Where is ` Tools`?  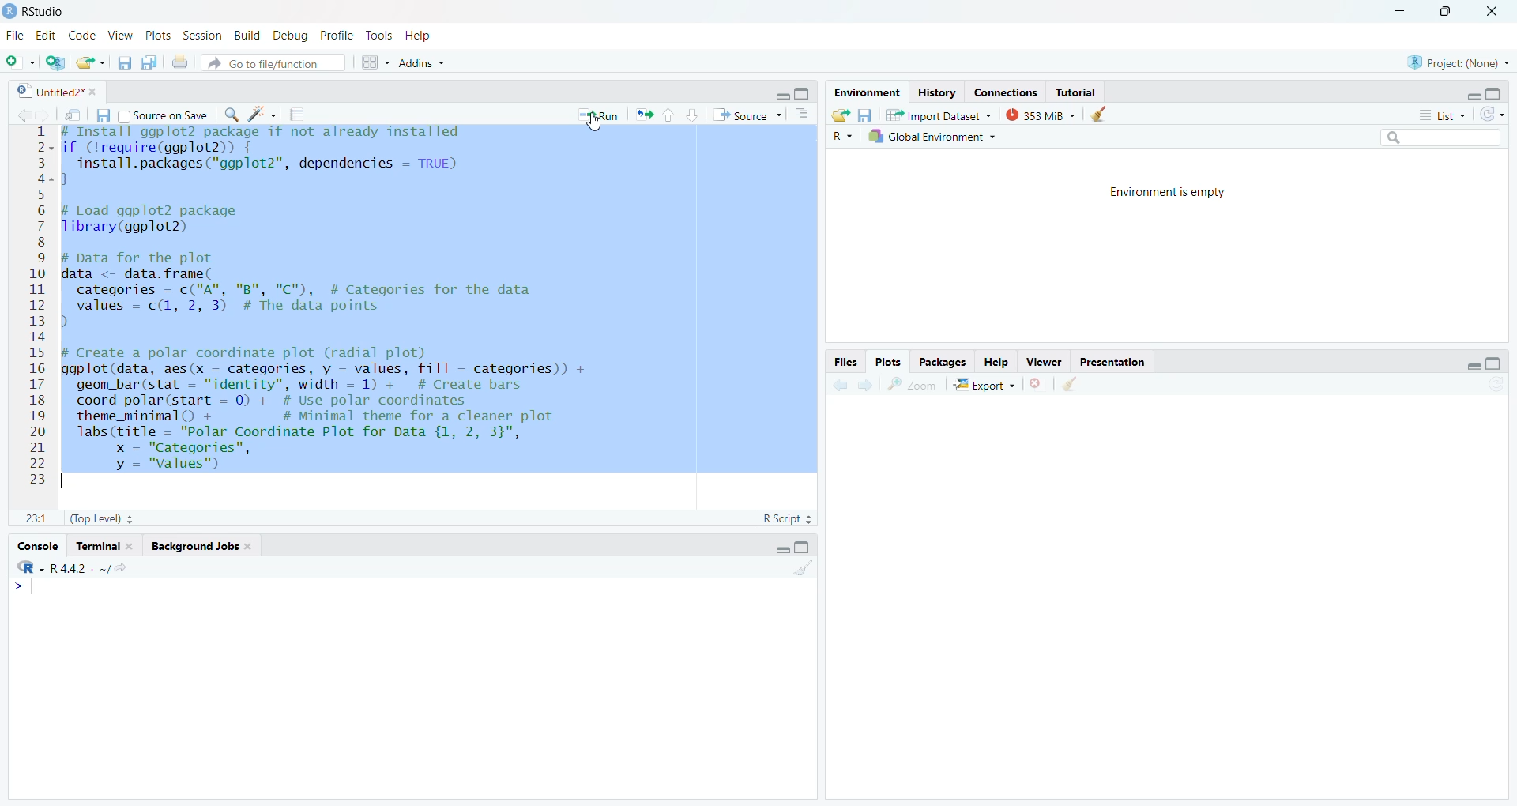  Tools is located at coordinates (378, 36).